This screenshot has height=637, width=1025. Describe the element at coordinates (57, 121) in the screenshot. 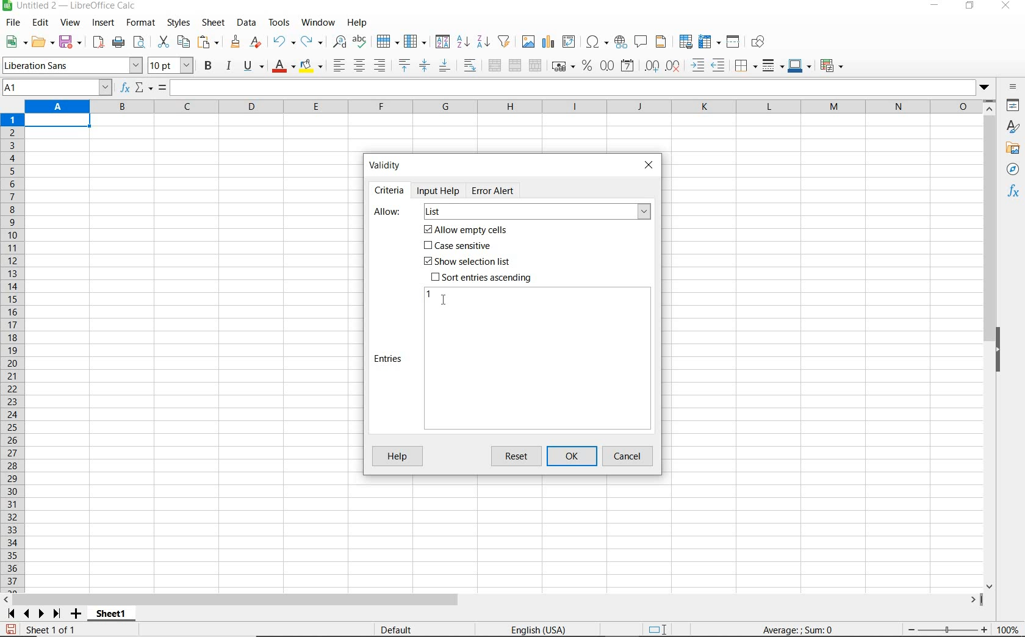

I see `Selected cell` at that location.